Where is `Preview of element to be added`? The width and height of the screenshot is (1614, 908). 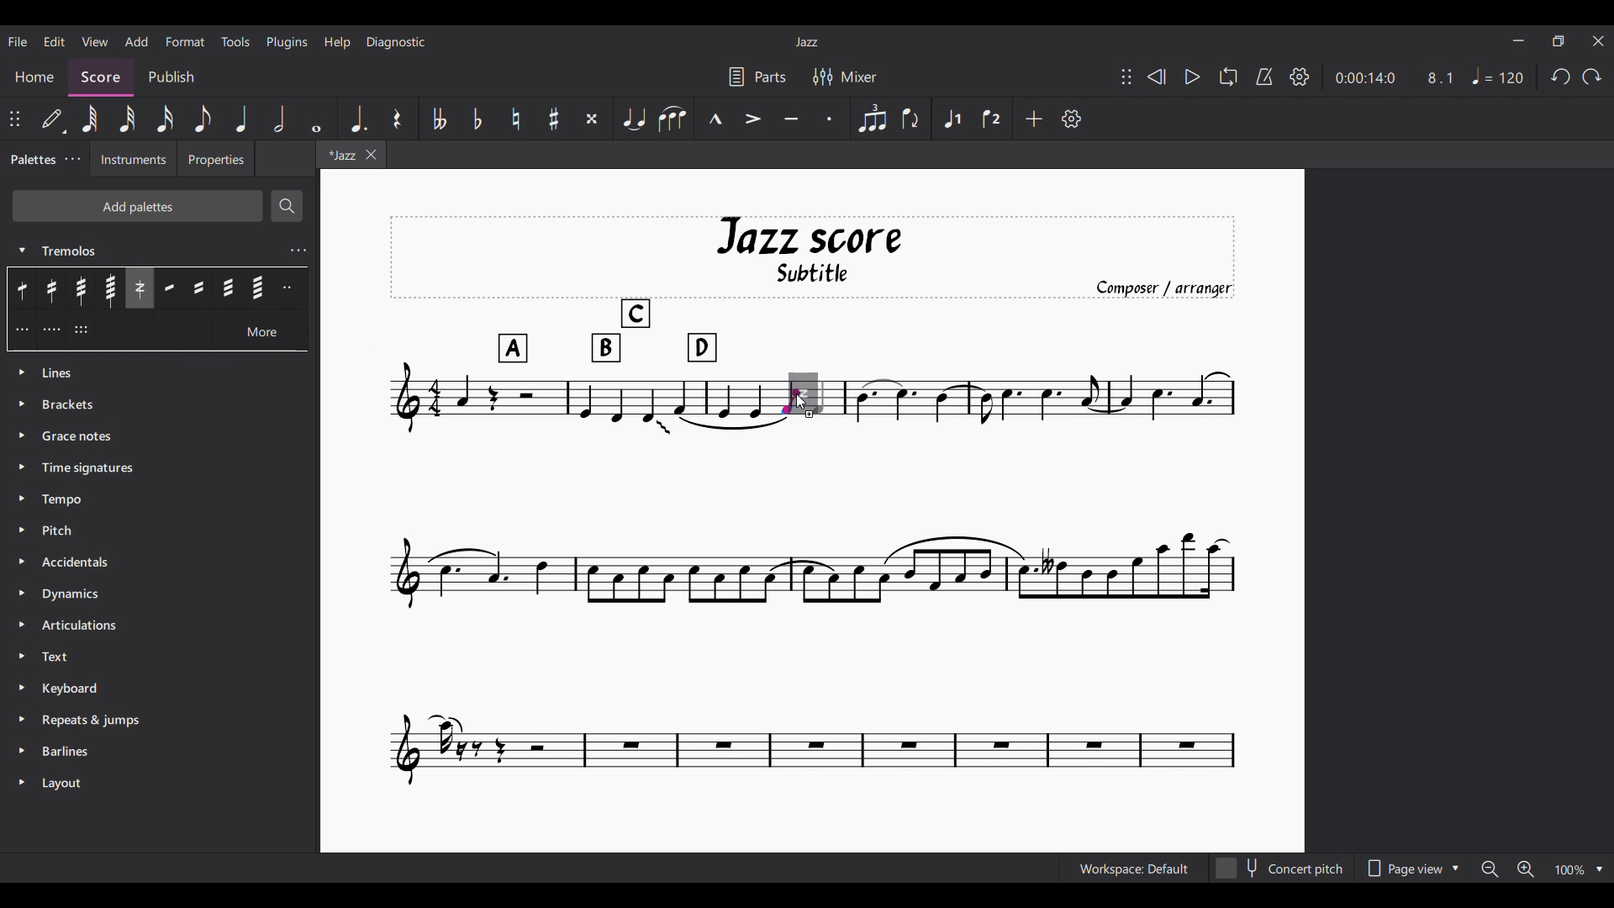
Preview of element to be added is located at coordinates (810, 391).